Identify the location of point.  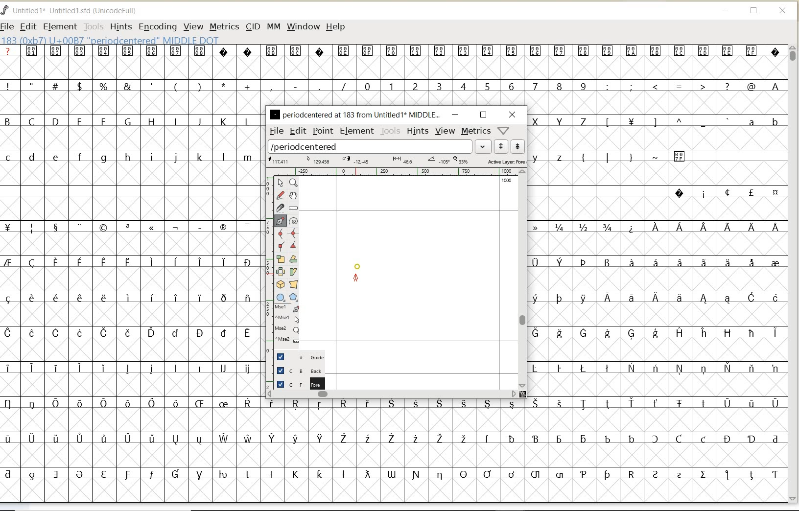
(323, 132).